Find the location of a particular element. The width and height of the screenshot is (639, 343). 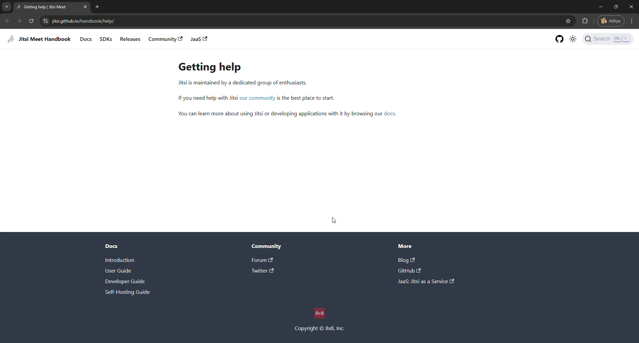

search tabs is located at coordinates (7, 7).